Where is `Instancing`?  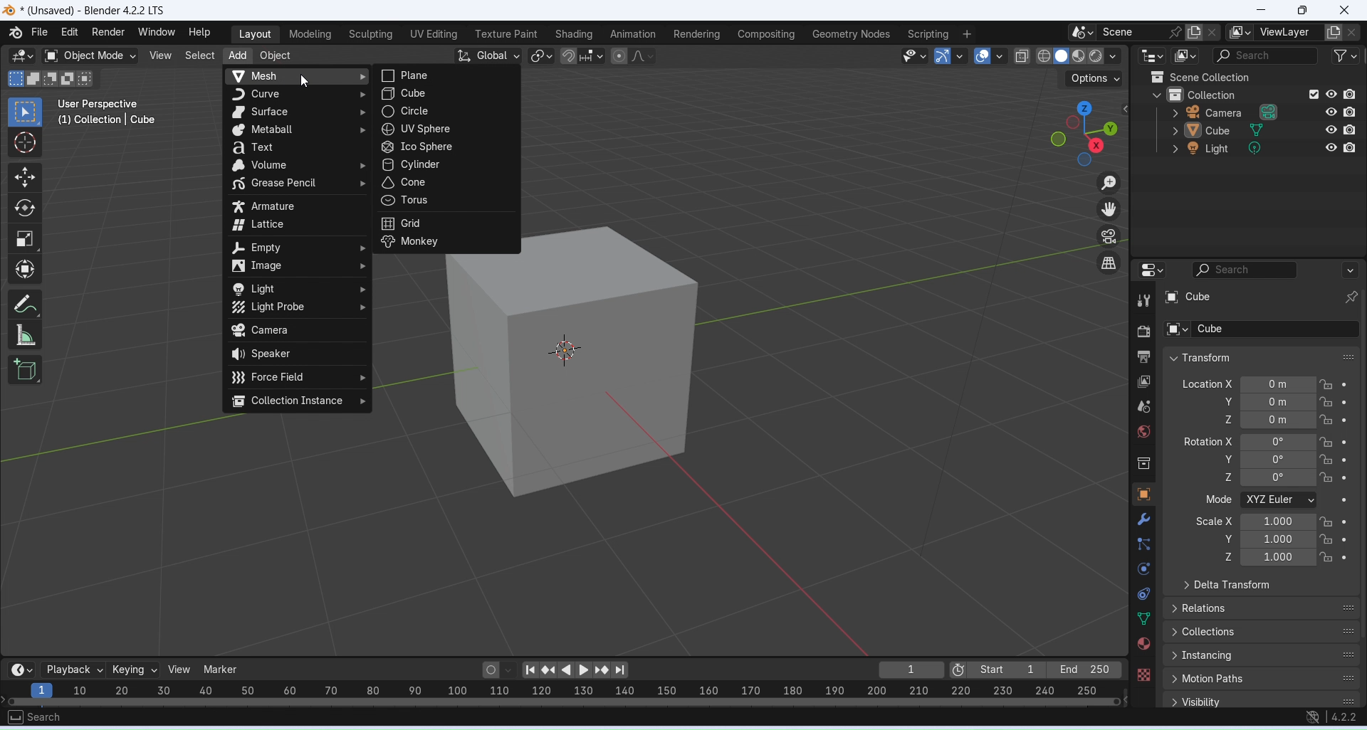
Instancing is located at coordinates (1262, 656).